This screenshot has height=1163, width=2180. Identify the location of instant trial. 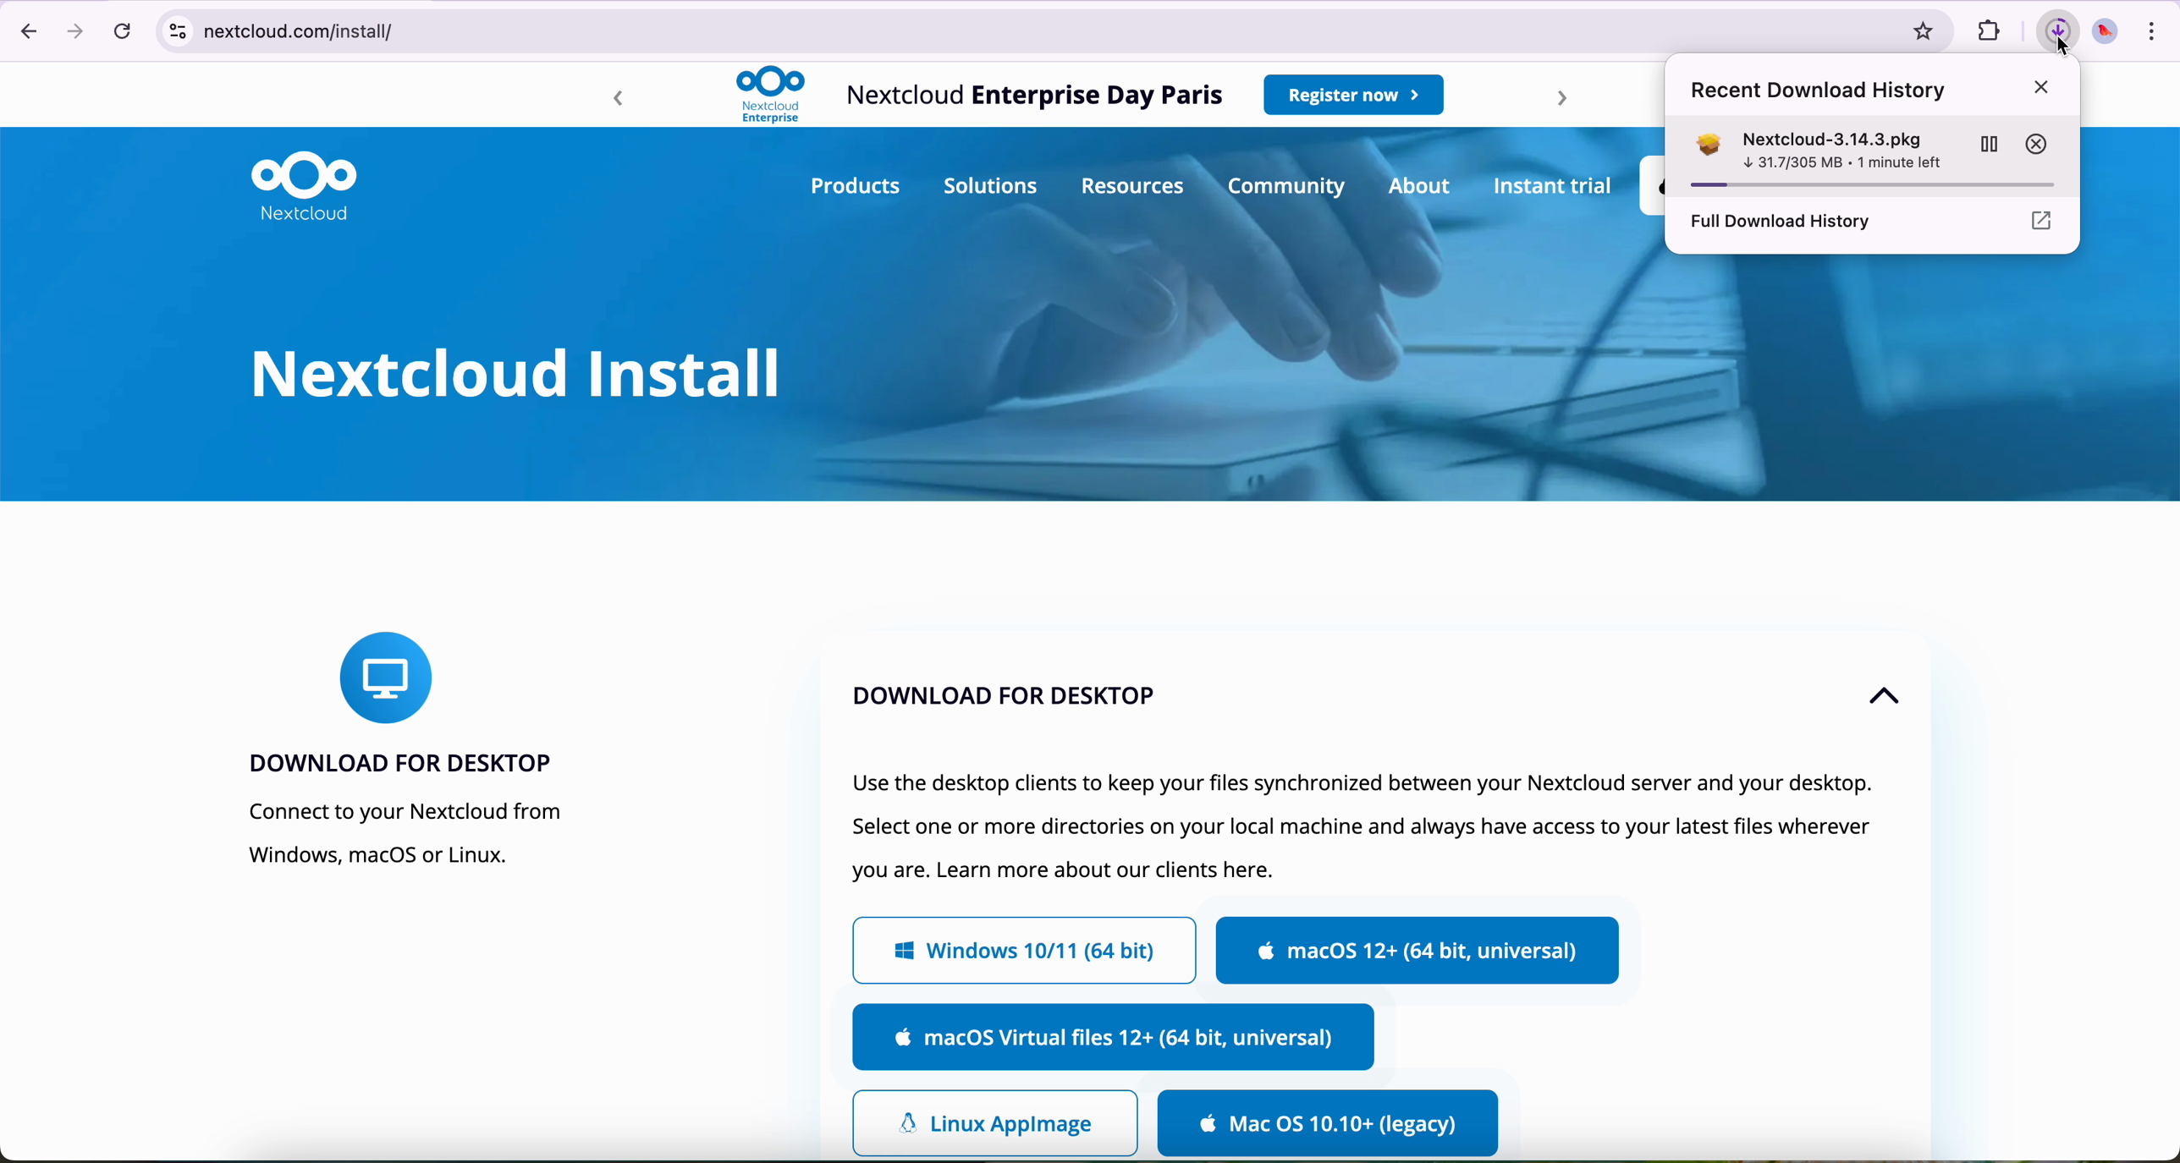
(1555, 187).